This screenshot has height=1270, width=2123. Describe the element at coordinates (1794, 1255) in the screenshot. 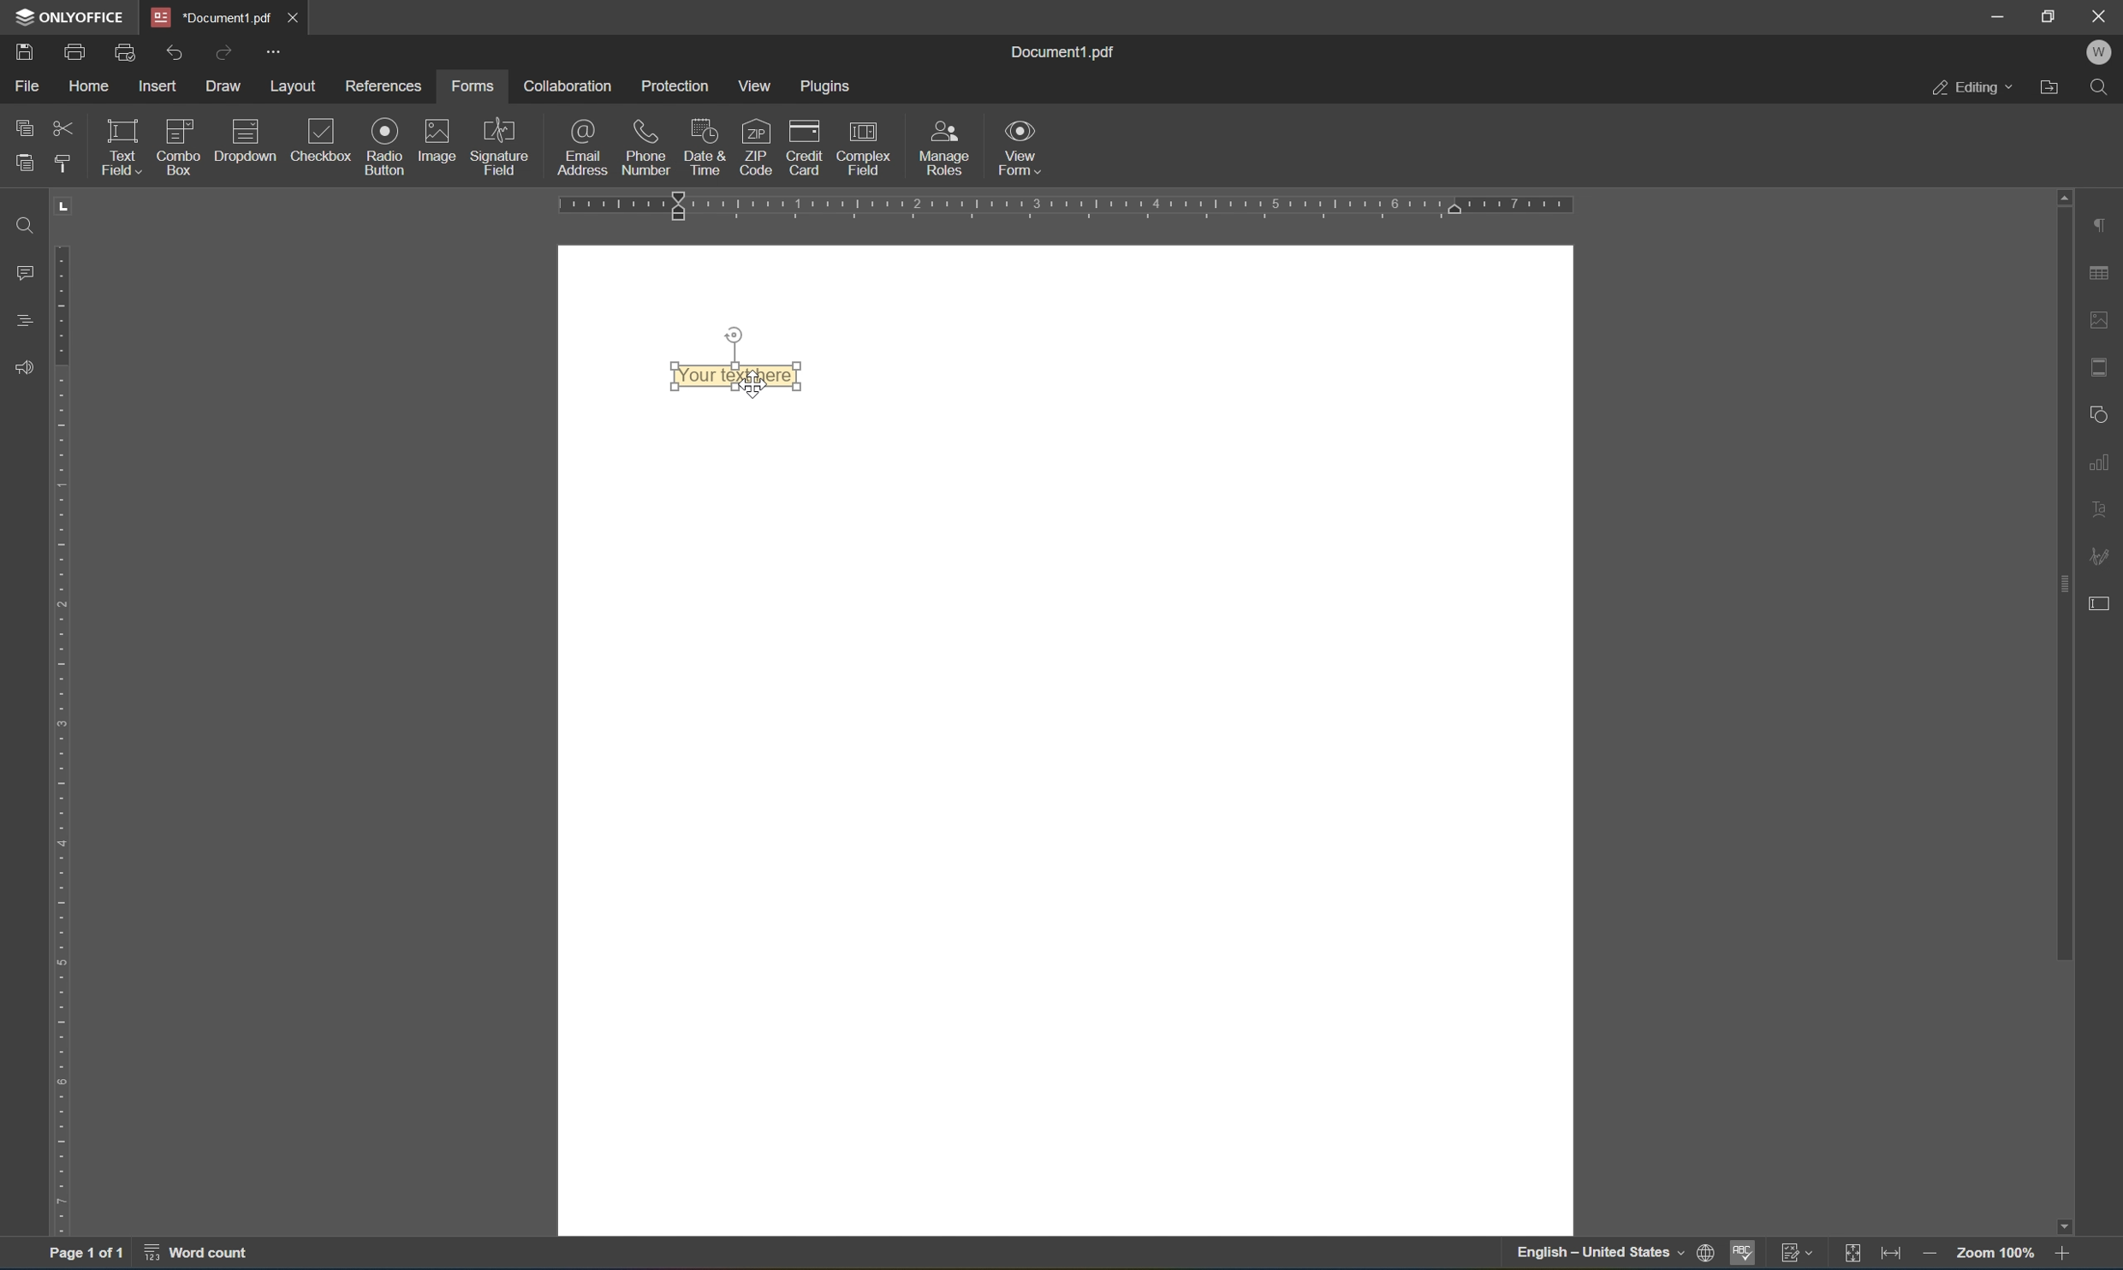

I see `track changes` at that location.